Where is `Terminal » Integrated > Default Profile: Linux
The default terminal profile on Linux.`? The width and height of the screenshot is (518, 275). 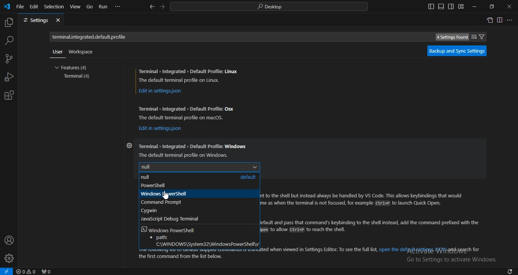 Terminal » Integrated > Default Profile: Linux
The default terminal profile on Linux. is located at coordinates (189, 75).